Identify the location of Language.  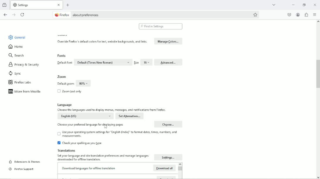
(66, 105).